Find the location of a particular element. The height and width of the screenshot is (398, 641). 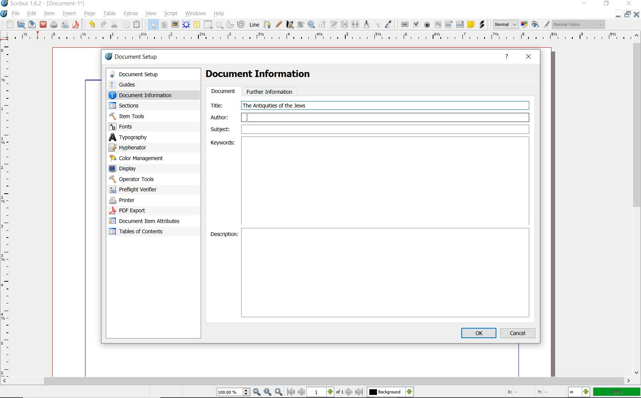

shape is located at coordinates (208, 24).